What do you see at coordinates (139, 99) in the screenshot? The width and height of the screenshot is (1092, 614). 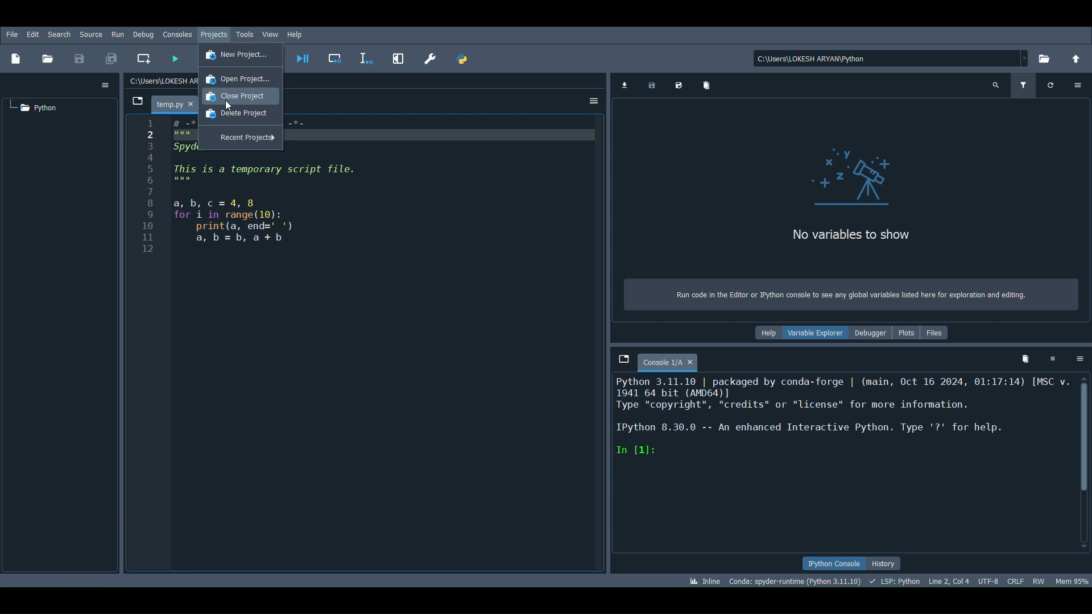 I see `Browse tabs` at bounding box center [139, 99].